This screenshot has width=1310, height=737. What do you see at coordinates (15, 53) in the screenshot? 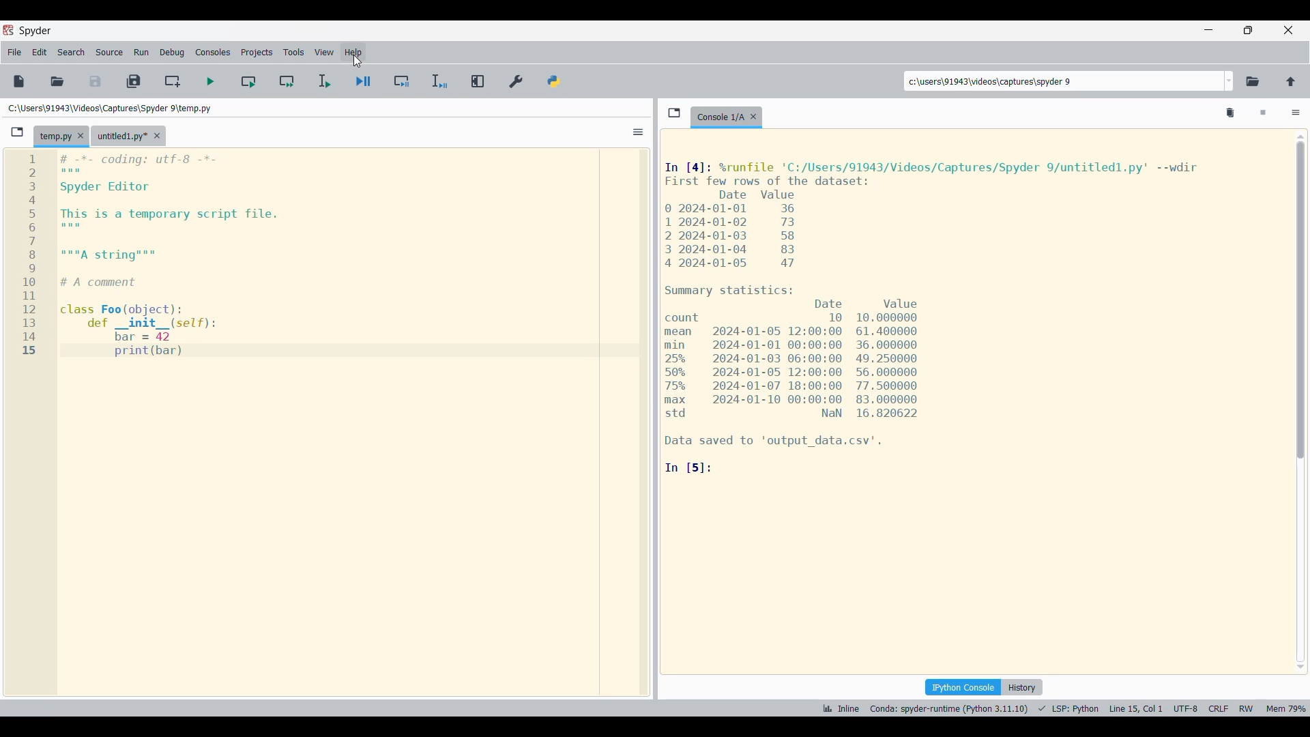
I see `File menu` at bounding box center [15, 53].